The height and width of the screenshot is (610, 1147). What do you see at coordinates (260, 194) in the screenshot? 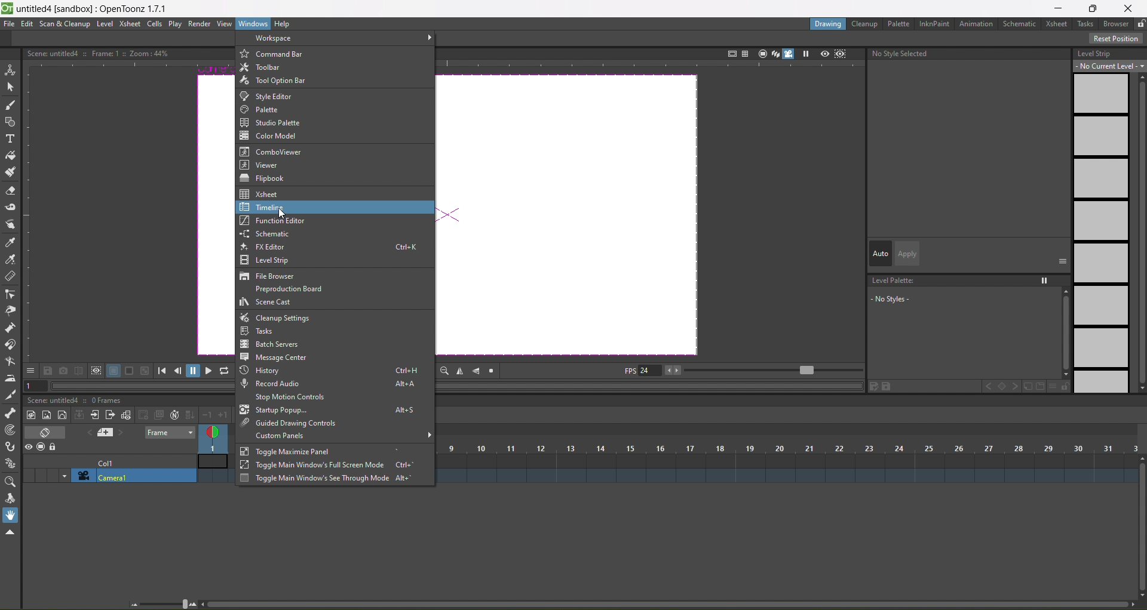
I see `xsheet` at bounding box center [260, 194].